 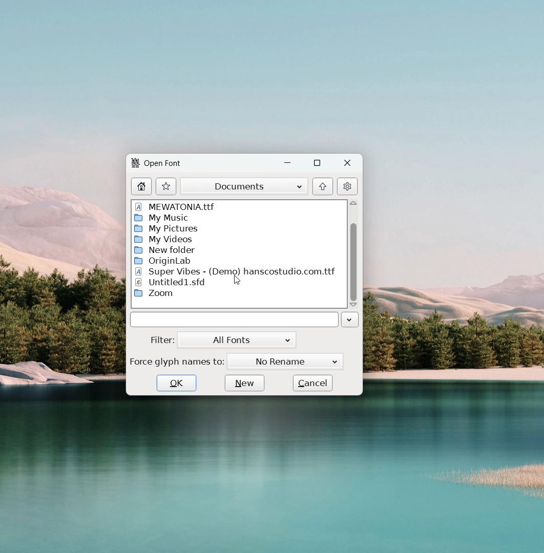 I want to click on cursor, so click(x=237, y=280).